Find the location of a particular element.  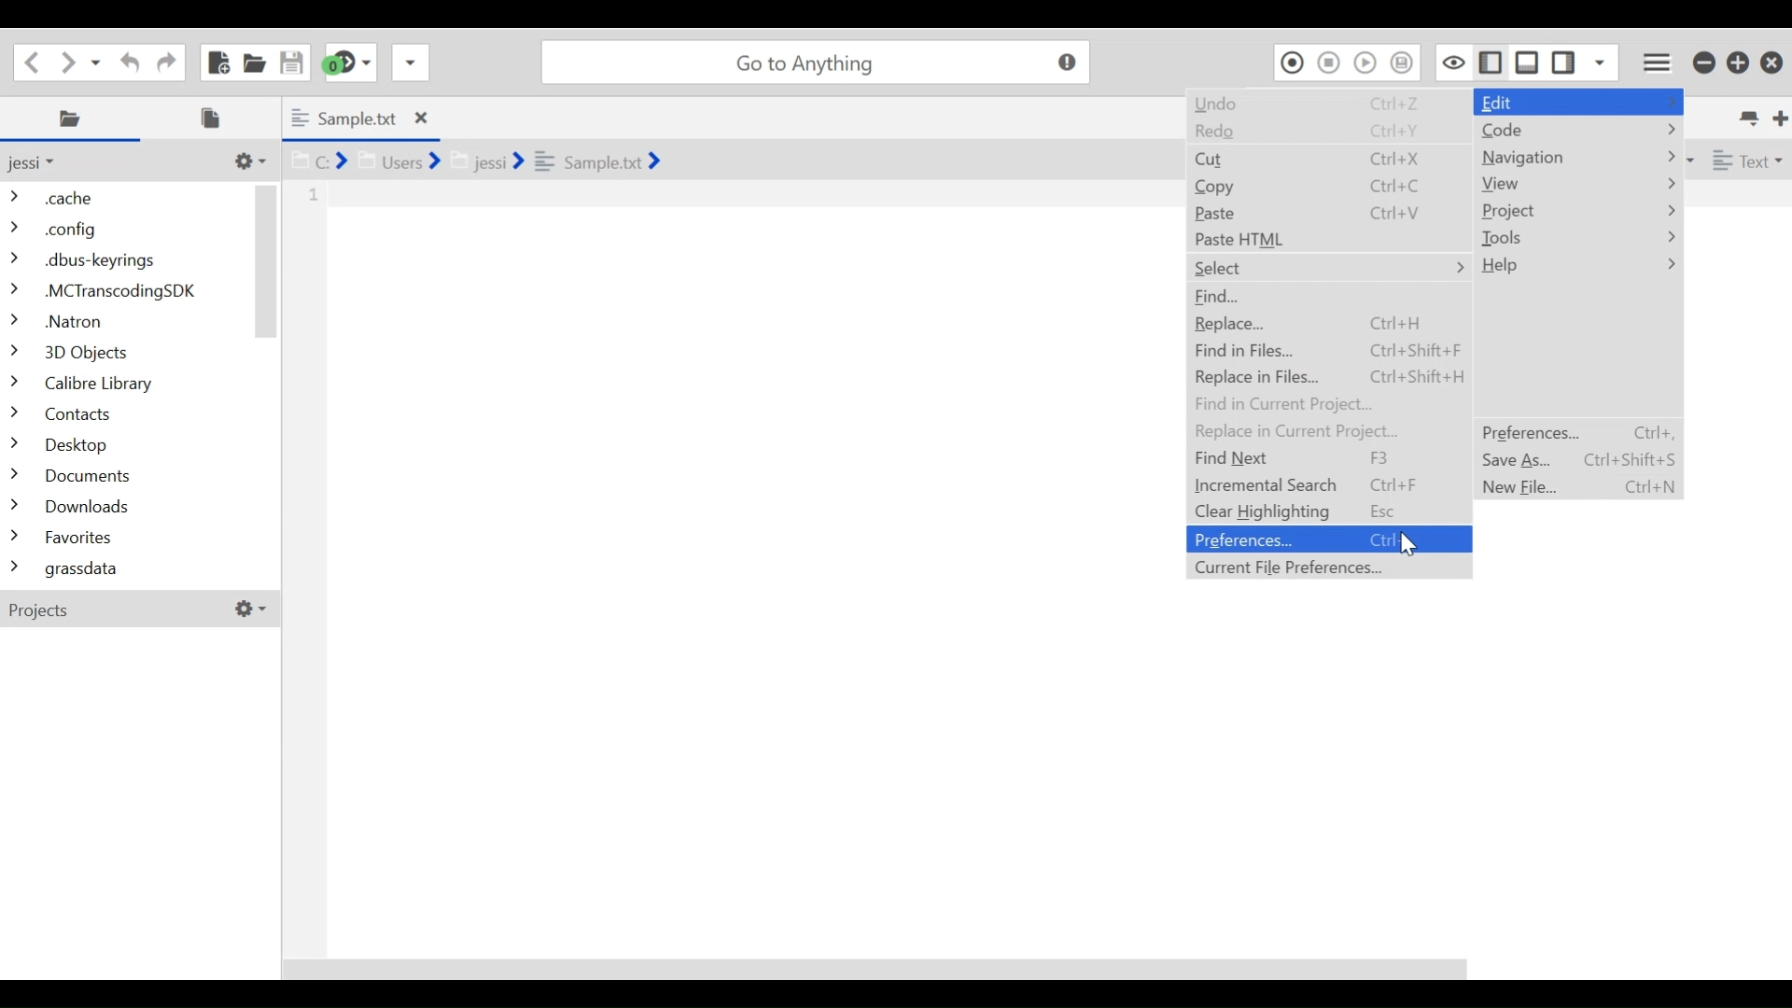

Clear Highlighting  is located at coordinates (1329, 512).